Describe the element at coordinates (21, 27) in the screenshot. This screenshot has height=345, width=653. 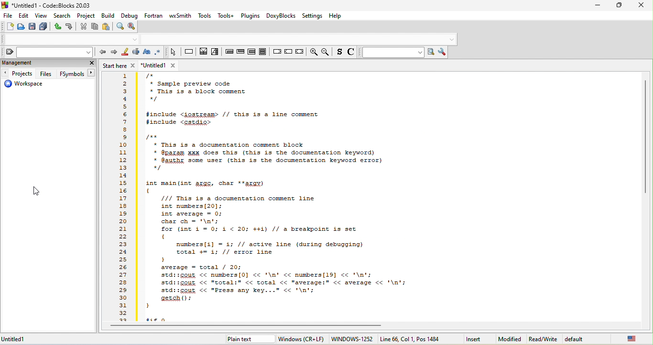
I see `open` at that location.